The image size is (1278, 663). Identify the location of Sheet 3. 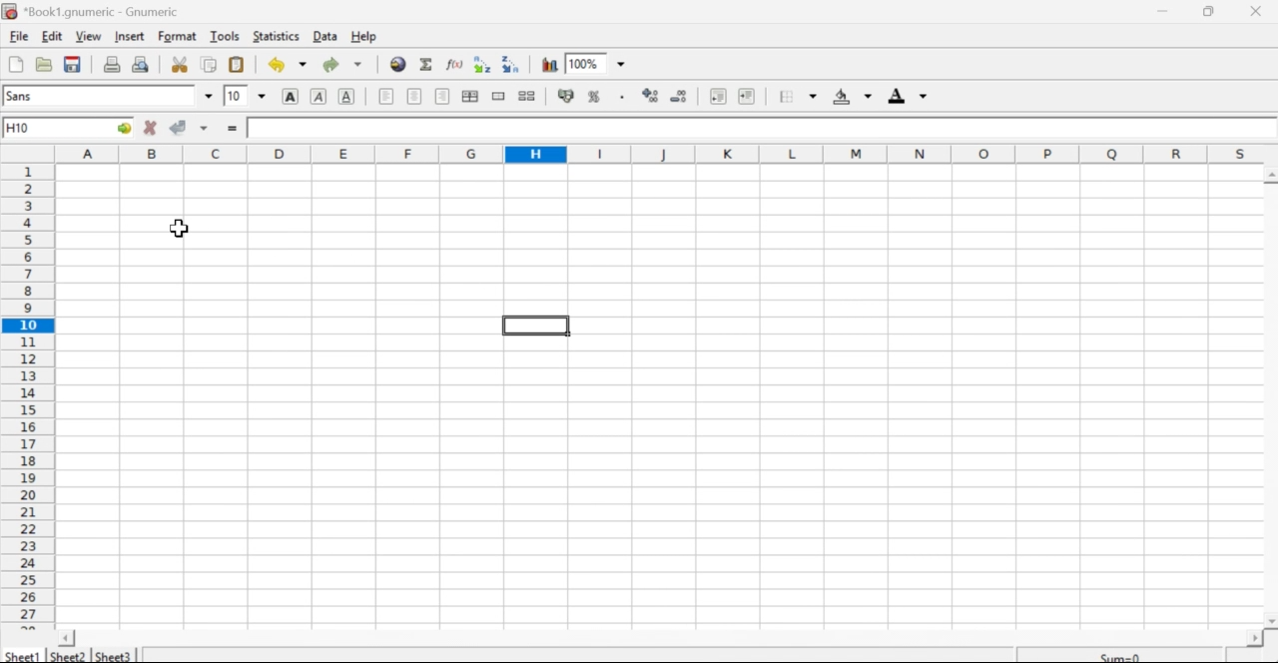
(114, 654).